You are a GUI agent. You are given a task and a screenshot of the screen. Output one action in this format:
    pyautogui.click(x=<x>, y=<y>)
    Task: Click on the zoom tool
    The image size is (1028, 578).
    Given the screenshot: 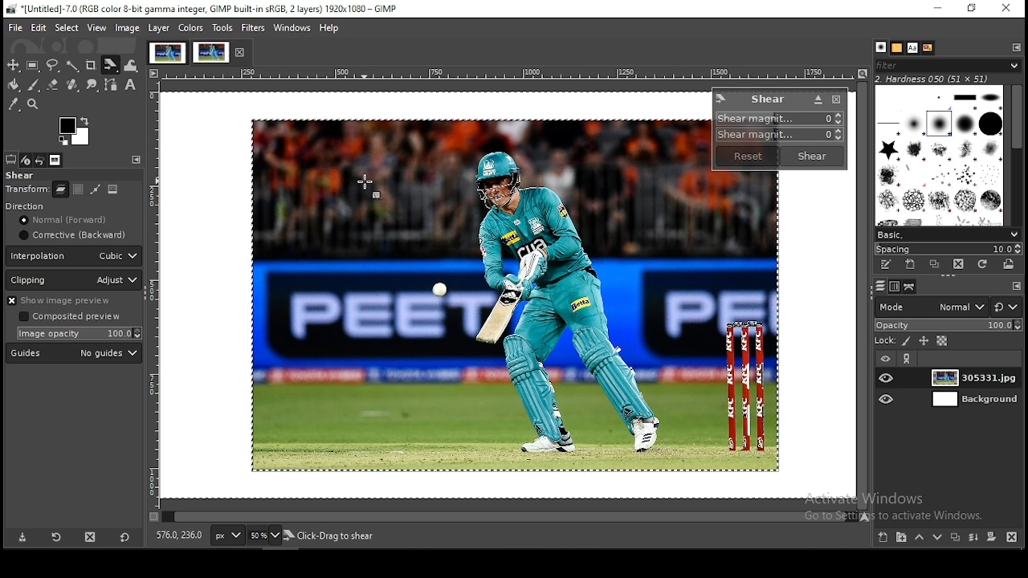 What is the action you would take?
    pyautogui.click(x=34, y=106)
    